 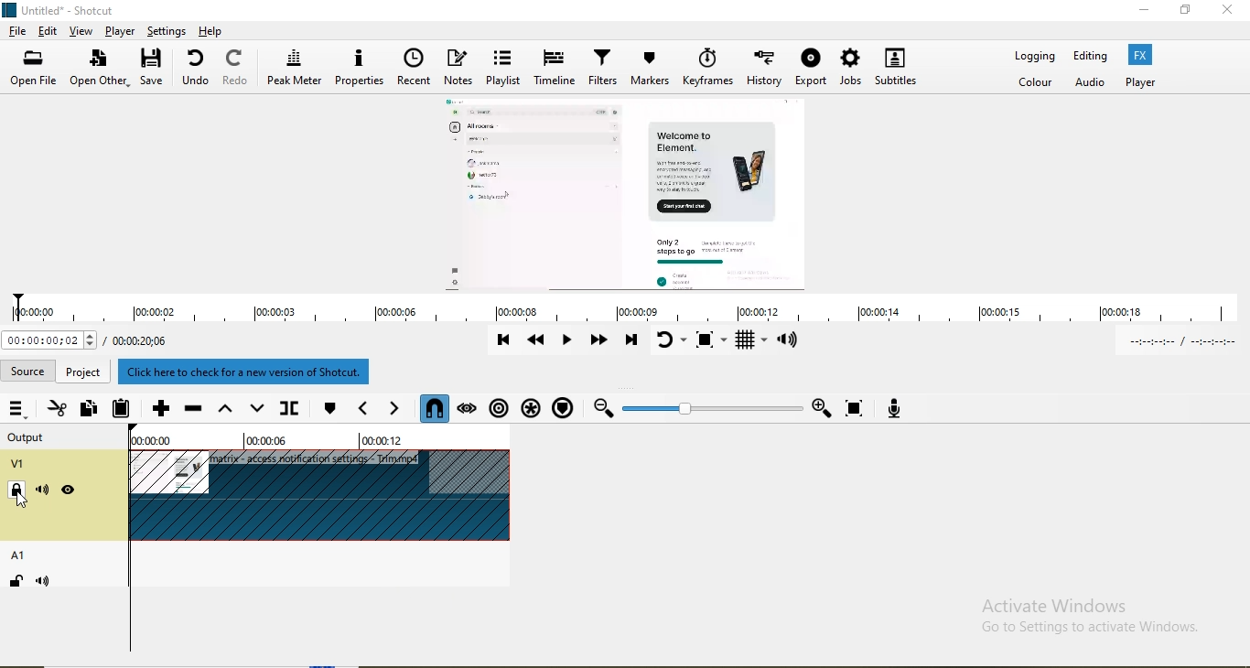 What do you see at coordinates (50, 342) in the screenshot?
I see `Current position` at bounding box center [50, 342].